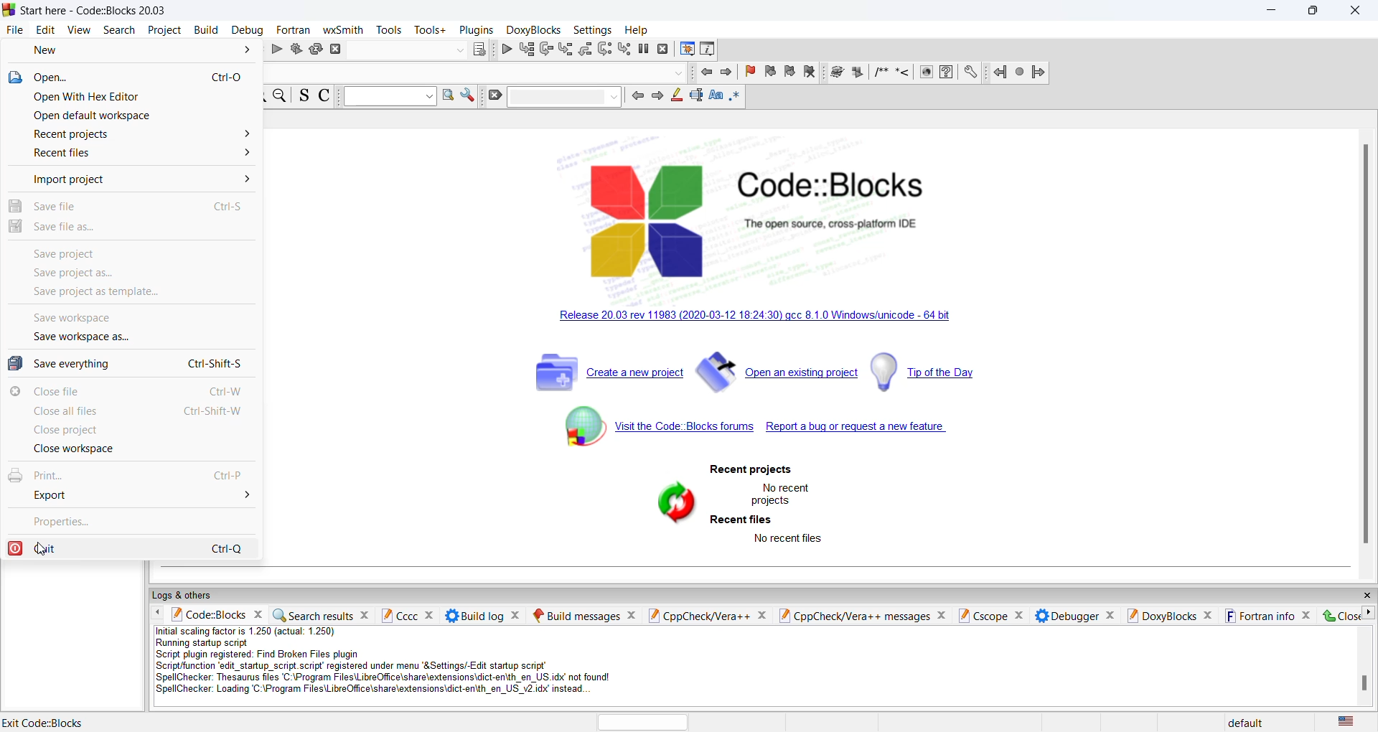 This screenshot has height=732, width=1378. Describe the element at coordinates (158, 613) in the screenshot. I see `move left` at that location.